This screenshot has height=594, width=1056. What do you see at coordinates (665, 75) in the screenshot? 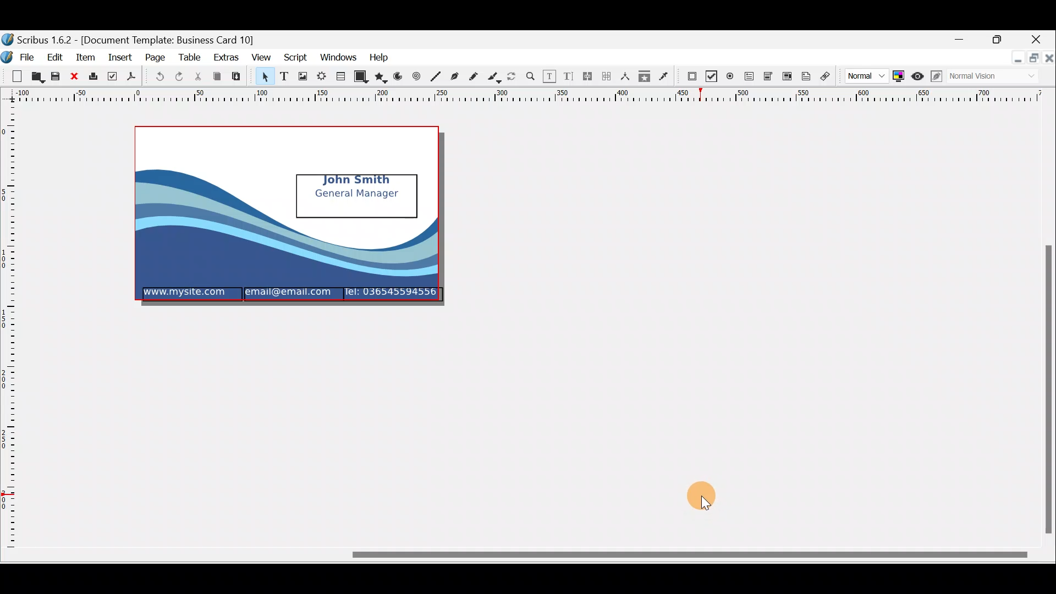
I see `Eye dropper` at bounding box center [665, 75].